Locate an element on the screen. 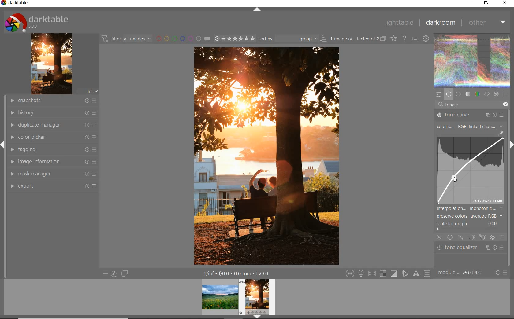 Image resolution: width=514 pixels, height=319 pixels. correct is located at coordinates (486, 94).